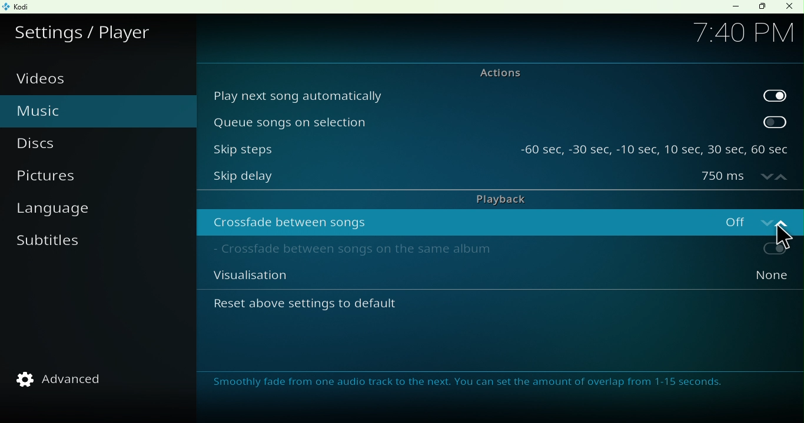 This screenshot has height=423, width=804. I want to click on Play next song automatically, so click(477, 95).